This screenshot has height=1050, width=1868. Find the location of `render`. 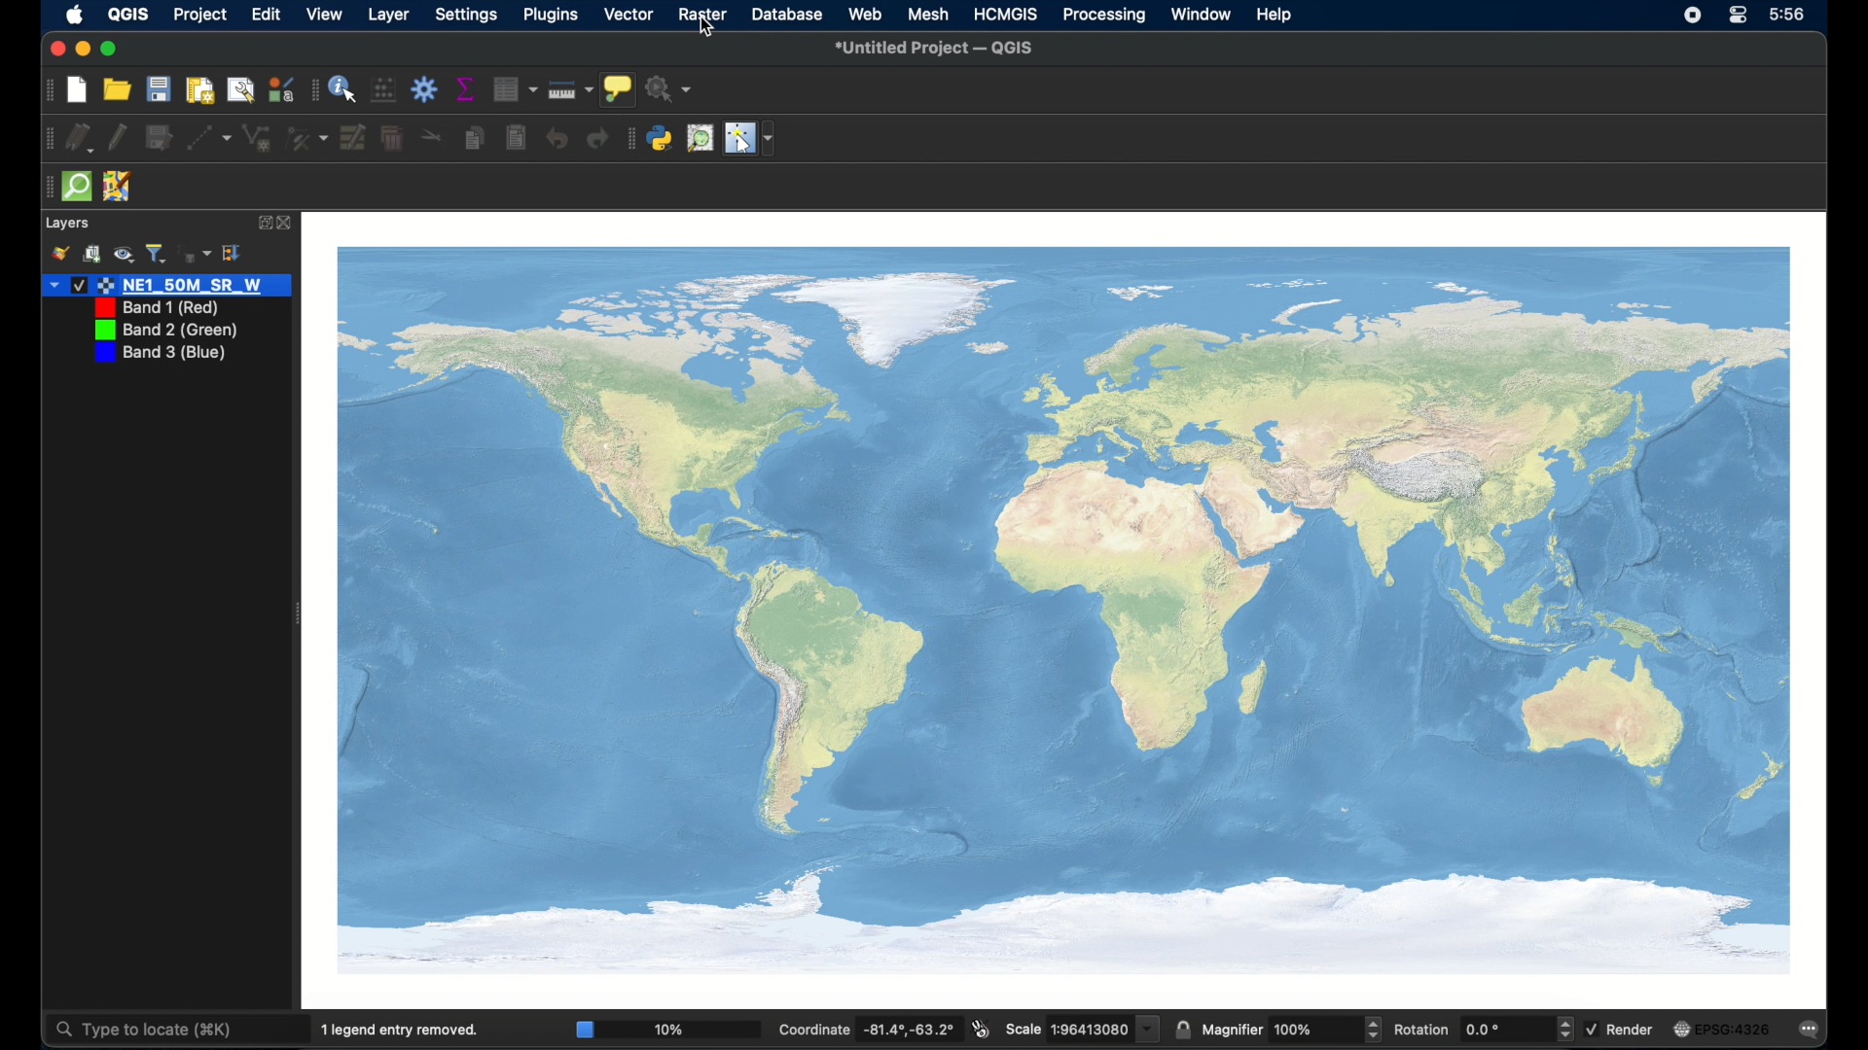

render is located at coordinates (1619, 1029).